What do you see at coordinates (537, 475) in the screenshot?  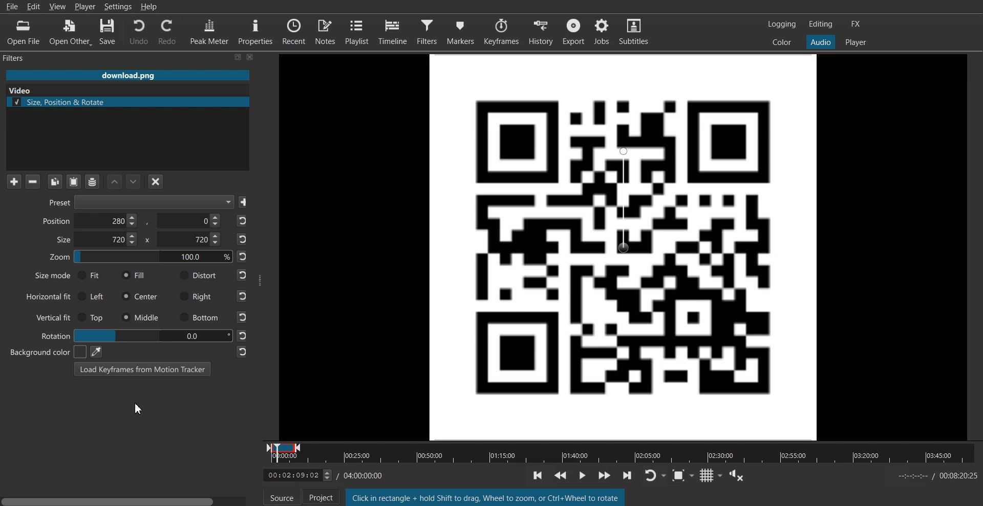 I see `Skip to the previous point` at bounding box center [537, 475].